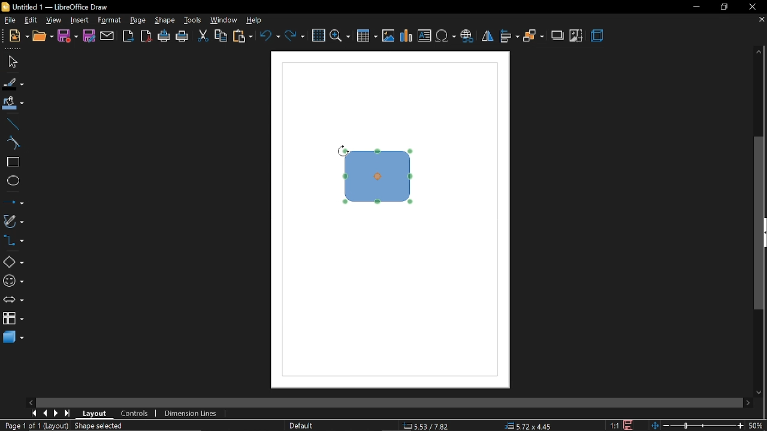  Describe the element at coordinates (757, 424) in the screenshot. I see `50%` at that location.